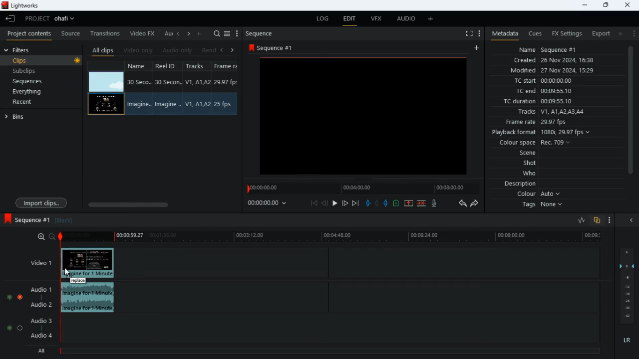 This screenshot has height=359, width=639. I want to click on V1, A1, Aw, so click(197, 105).